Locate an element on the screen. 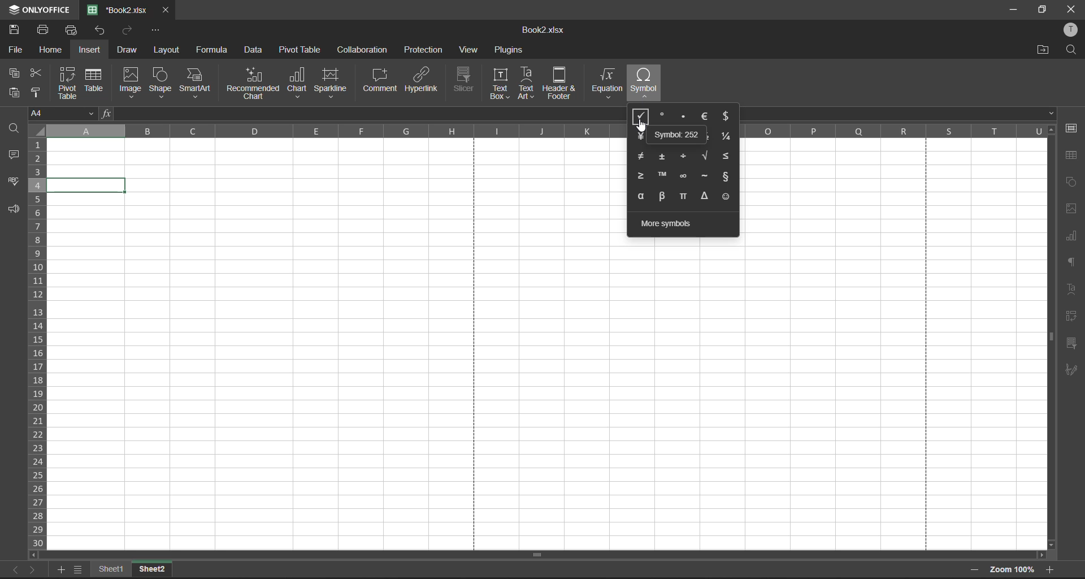 Image resolution: width=1085 pixels, height=579 pixels. images is located at coordinates (1072, 209).